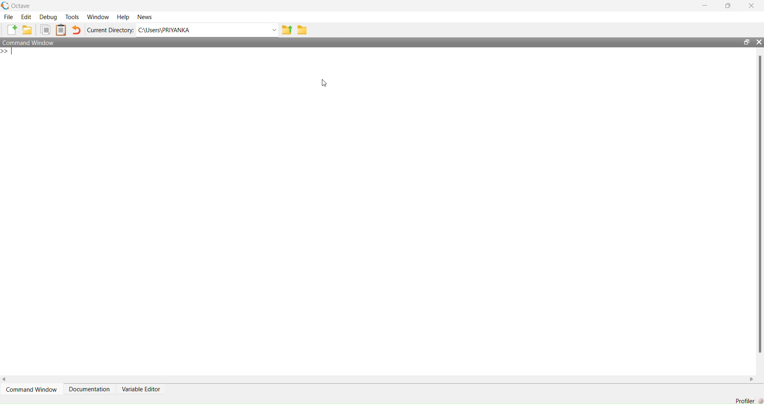  What do you see at coordinates (752, 379) in the screenshot?
I see `scroll right` at bounding box center [752, 379].